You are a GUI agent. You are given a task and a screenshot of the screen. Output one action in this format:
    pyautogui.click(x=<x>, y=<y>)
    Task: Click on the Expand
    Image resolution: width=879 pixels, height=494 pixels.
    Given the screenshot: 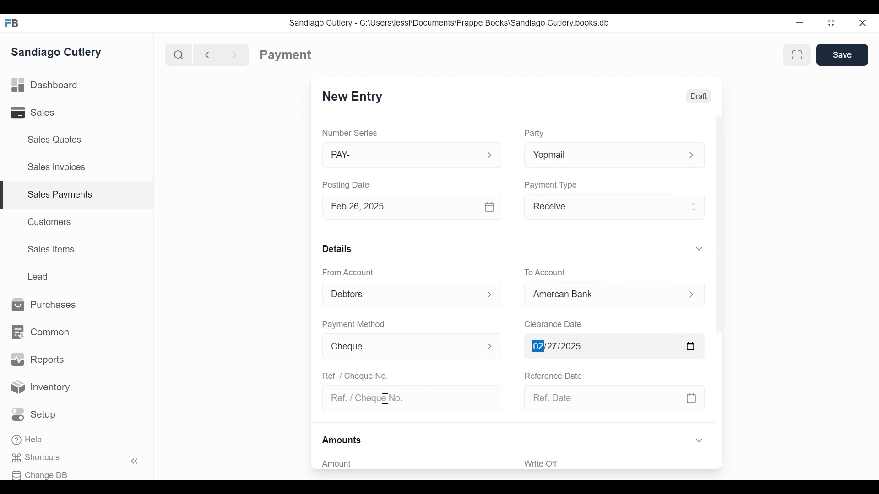 What is the action you would take?
    pyautogui.click(x=699, y=248)
    